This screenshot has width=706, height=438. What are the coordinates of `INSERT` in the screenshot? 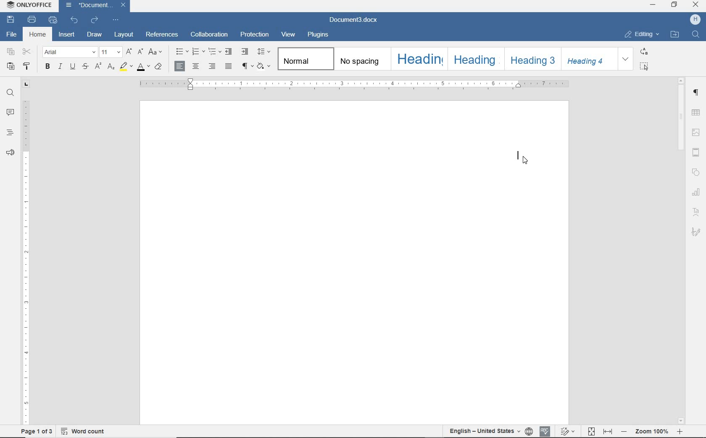 It's located at (67, 36).